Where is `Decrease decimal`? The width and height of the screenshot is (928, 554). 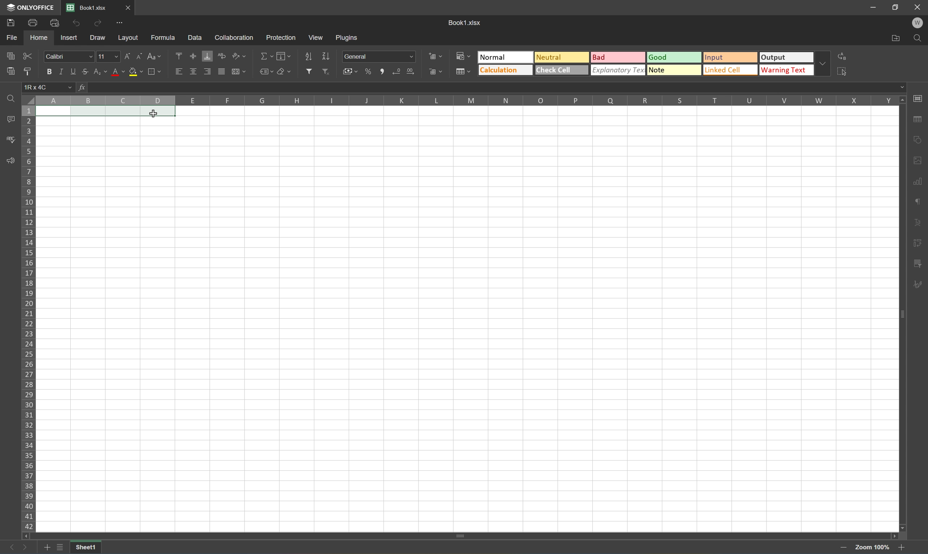
Decrease decimal is located at coordinates (398, 71).